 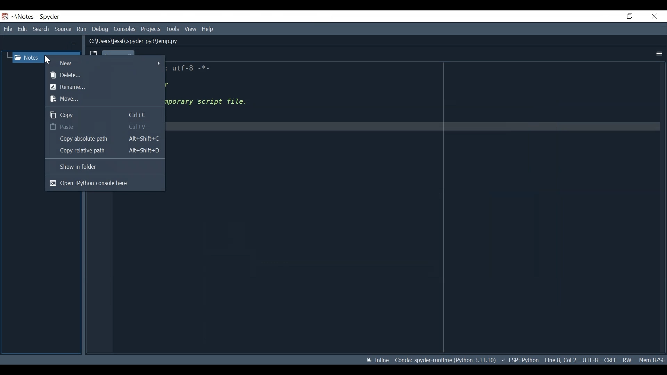 What do you see at coordinates (590, 360) in the screenshot?
I see `File Encoding` at bounding box center [590, 360].